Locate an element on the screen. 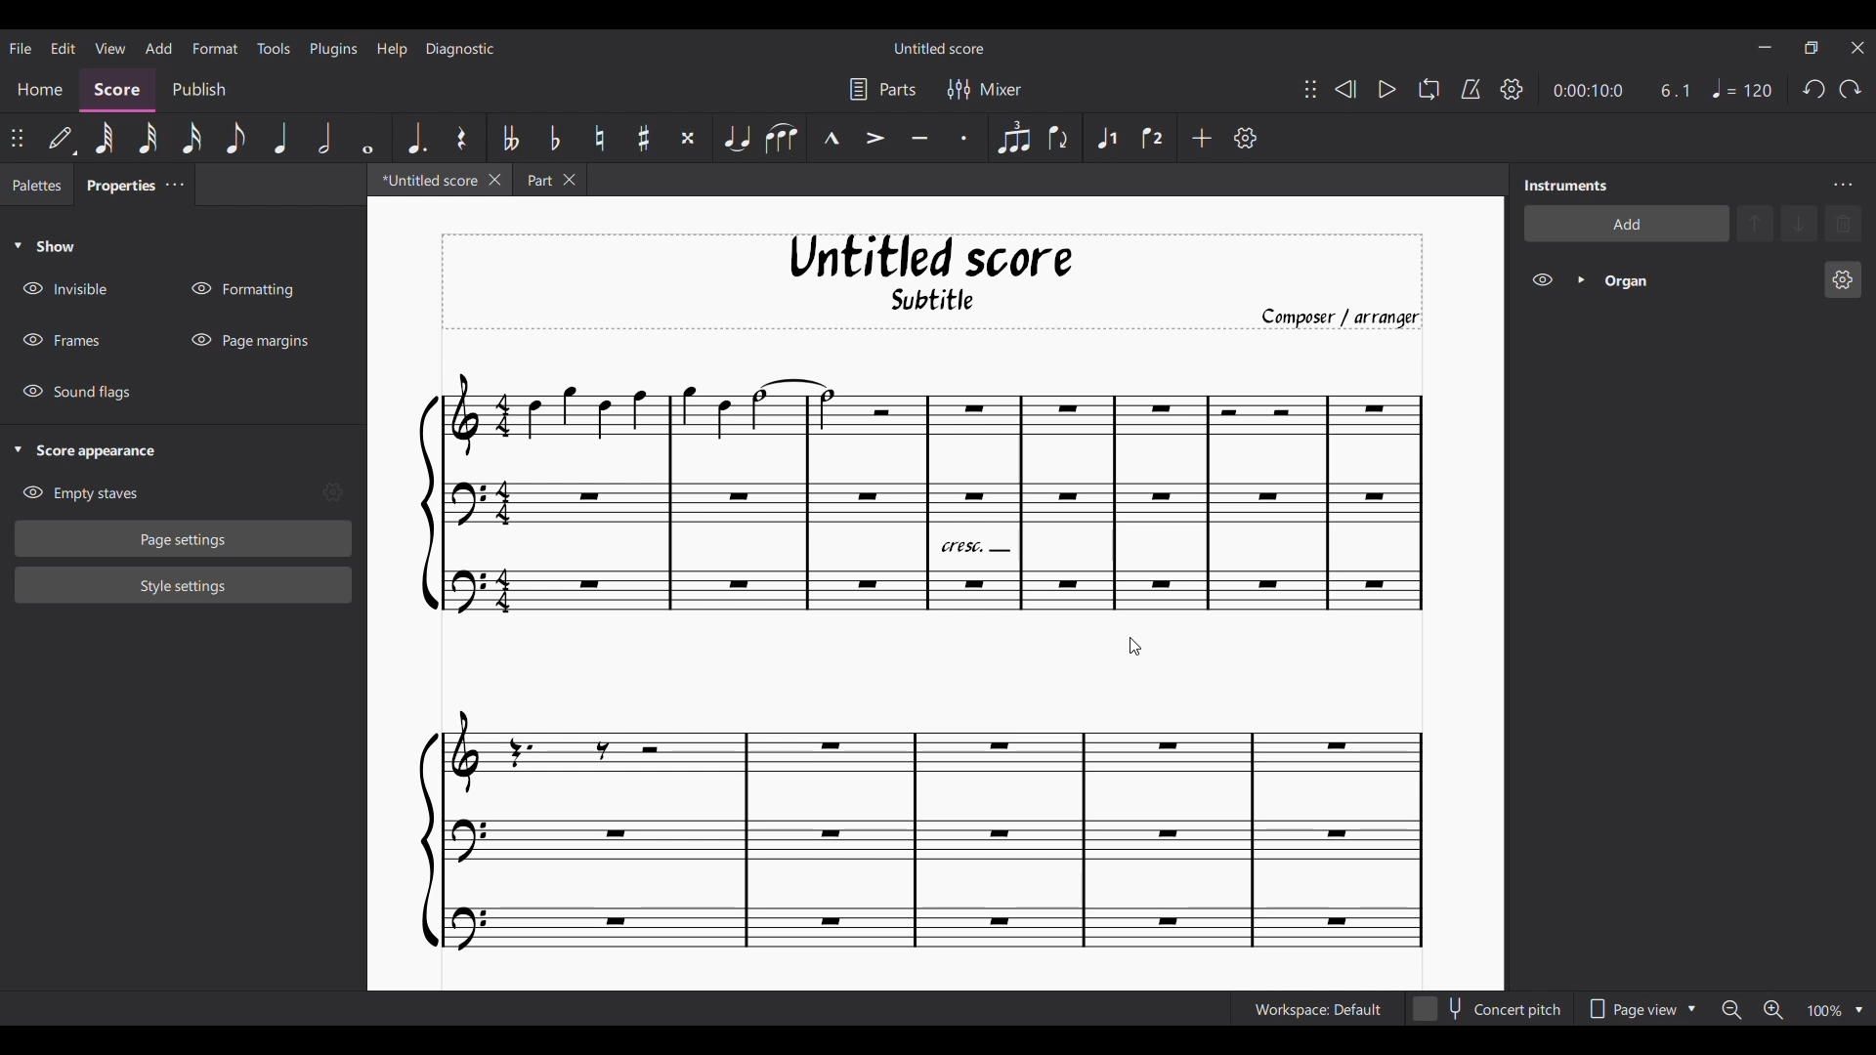 The width and height of the screenshot is (1876, 1055). Current tab is located at coordinates (426, 180).